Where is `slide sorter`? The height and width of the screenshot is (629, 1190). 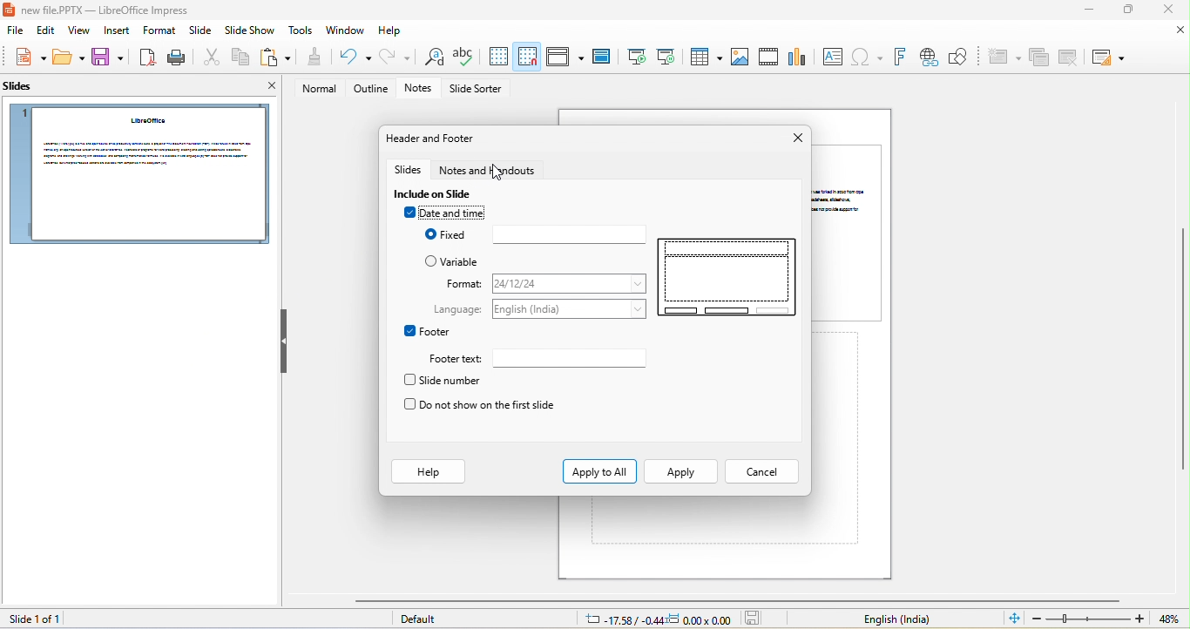 slide sorter is located at coordinates (478, 90).